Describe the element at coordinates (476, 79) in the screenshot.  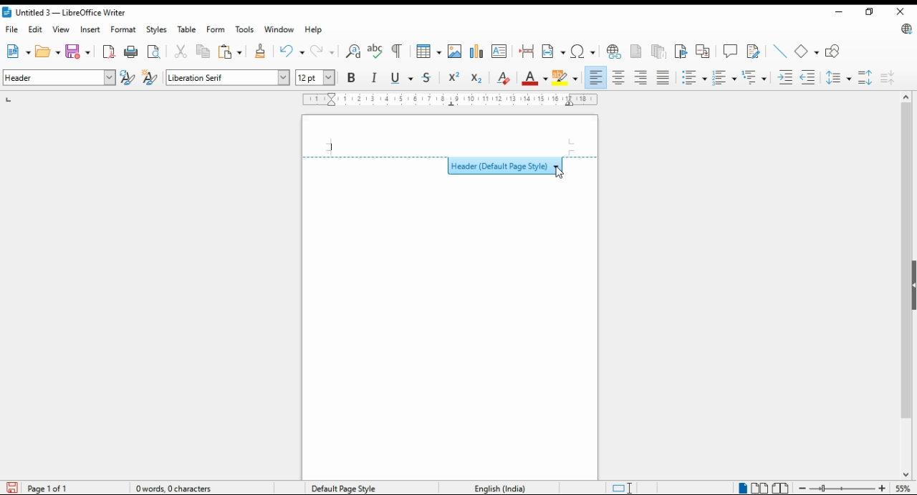
I see `subscript` at that location.